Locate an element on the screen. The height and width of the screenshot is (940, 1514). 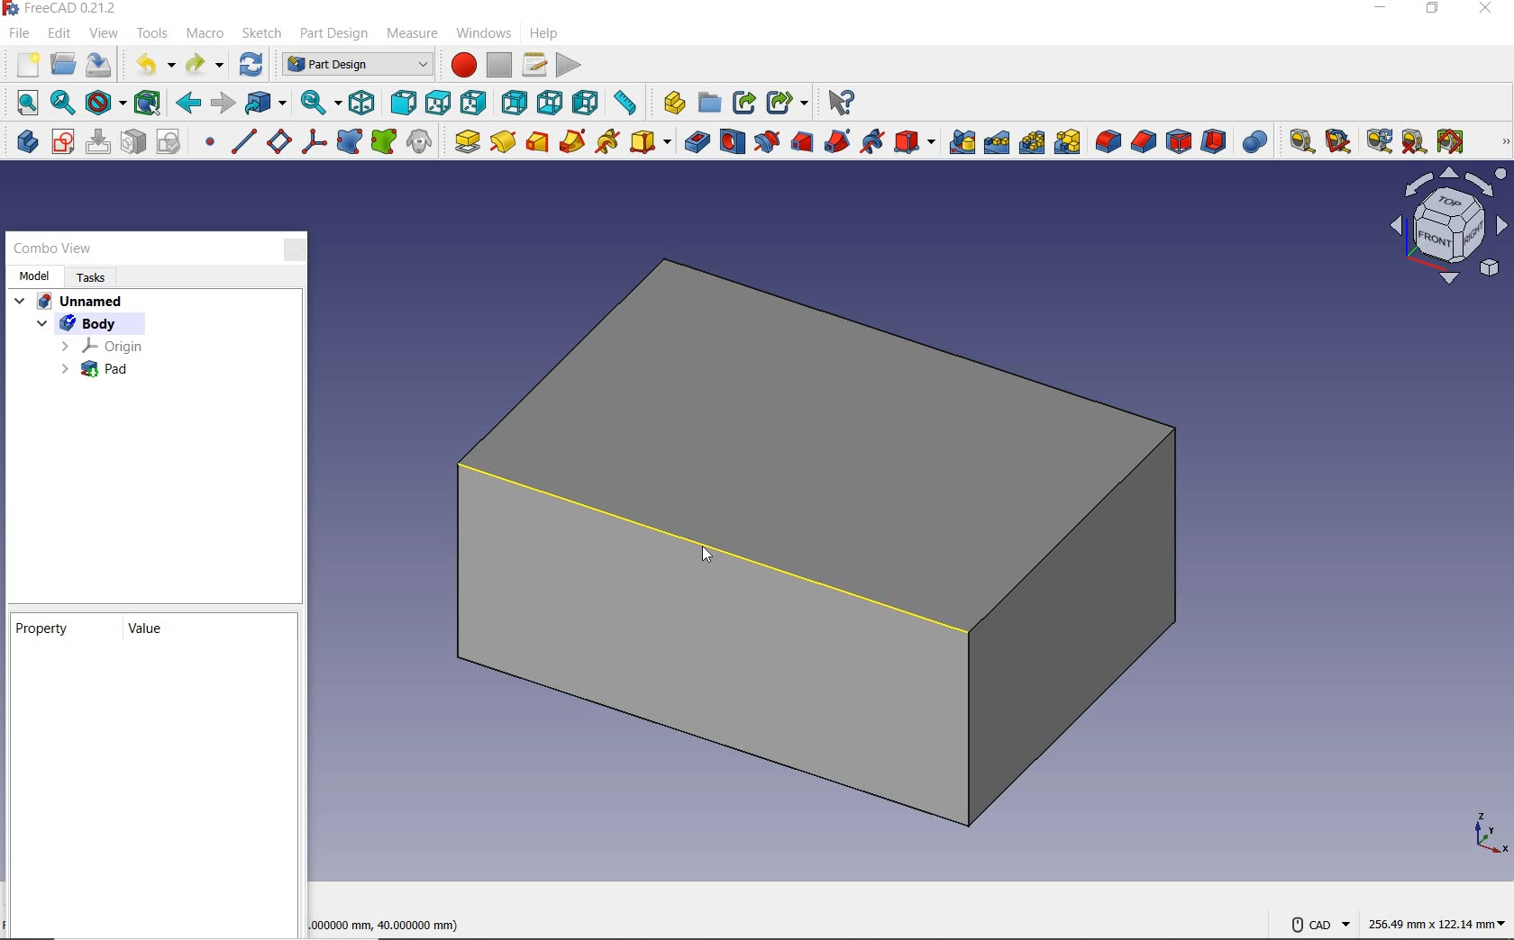
create a subtractive primitive is located at coordinates (916, 140).